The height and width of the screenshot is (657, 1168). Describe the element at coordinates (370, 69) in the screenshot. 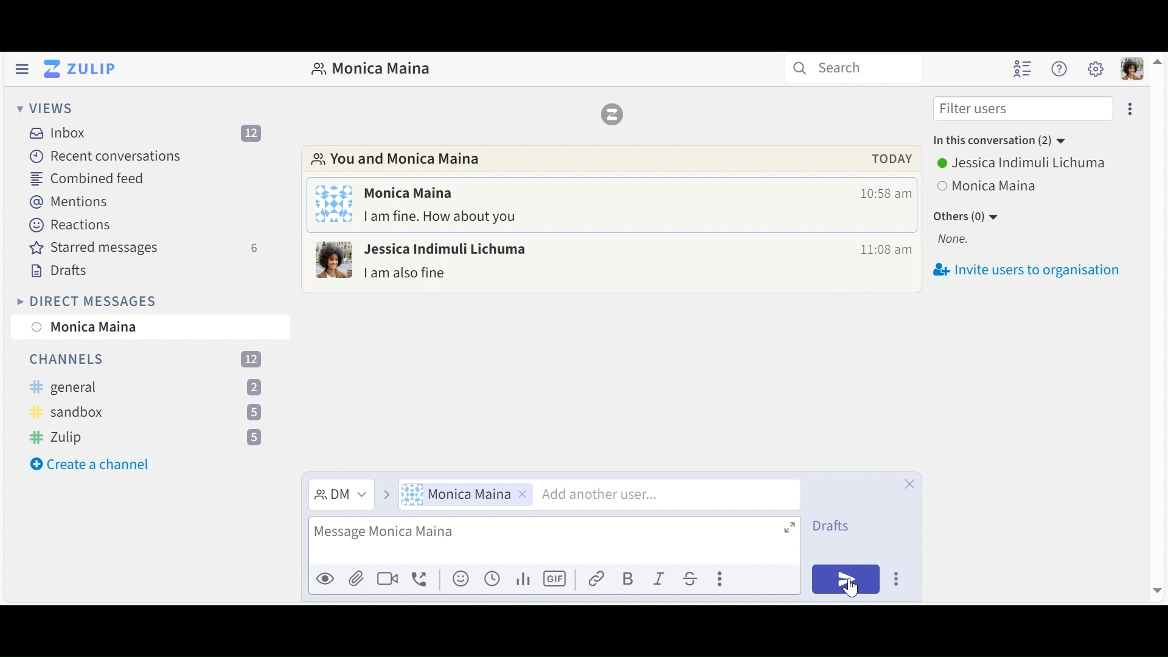

I see `Direct Messages with user` at that location.